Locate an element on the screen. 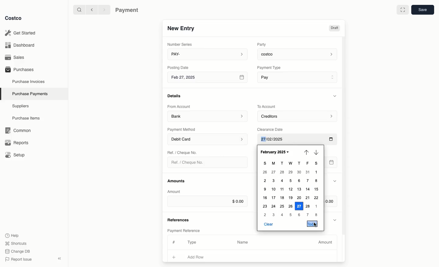 This screenshot has width=439, height=267. Back is located at coordinates (92, 9).